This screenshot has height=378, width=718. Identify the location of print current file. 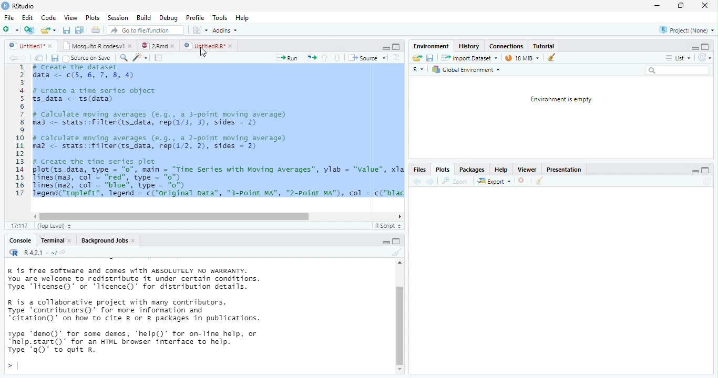
(96, 29).